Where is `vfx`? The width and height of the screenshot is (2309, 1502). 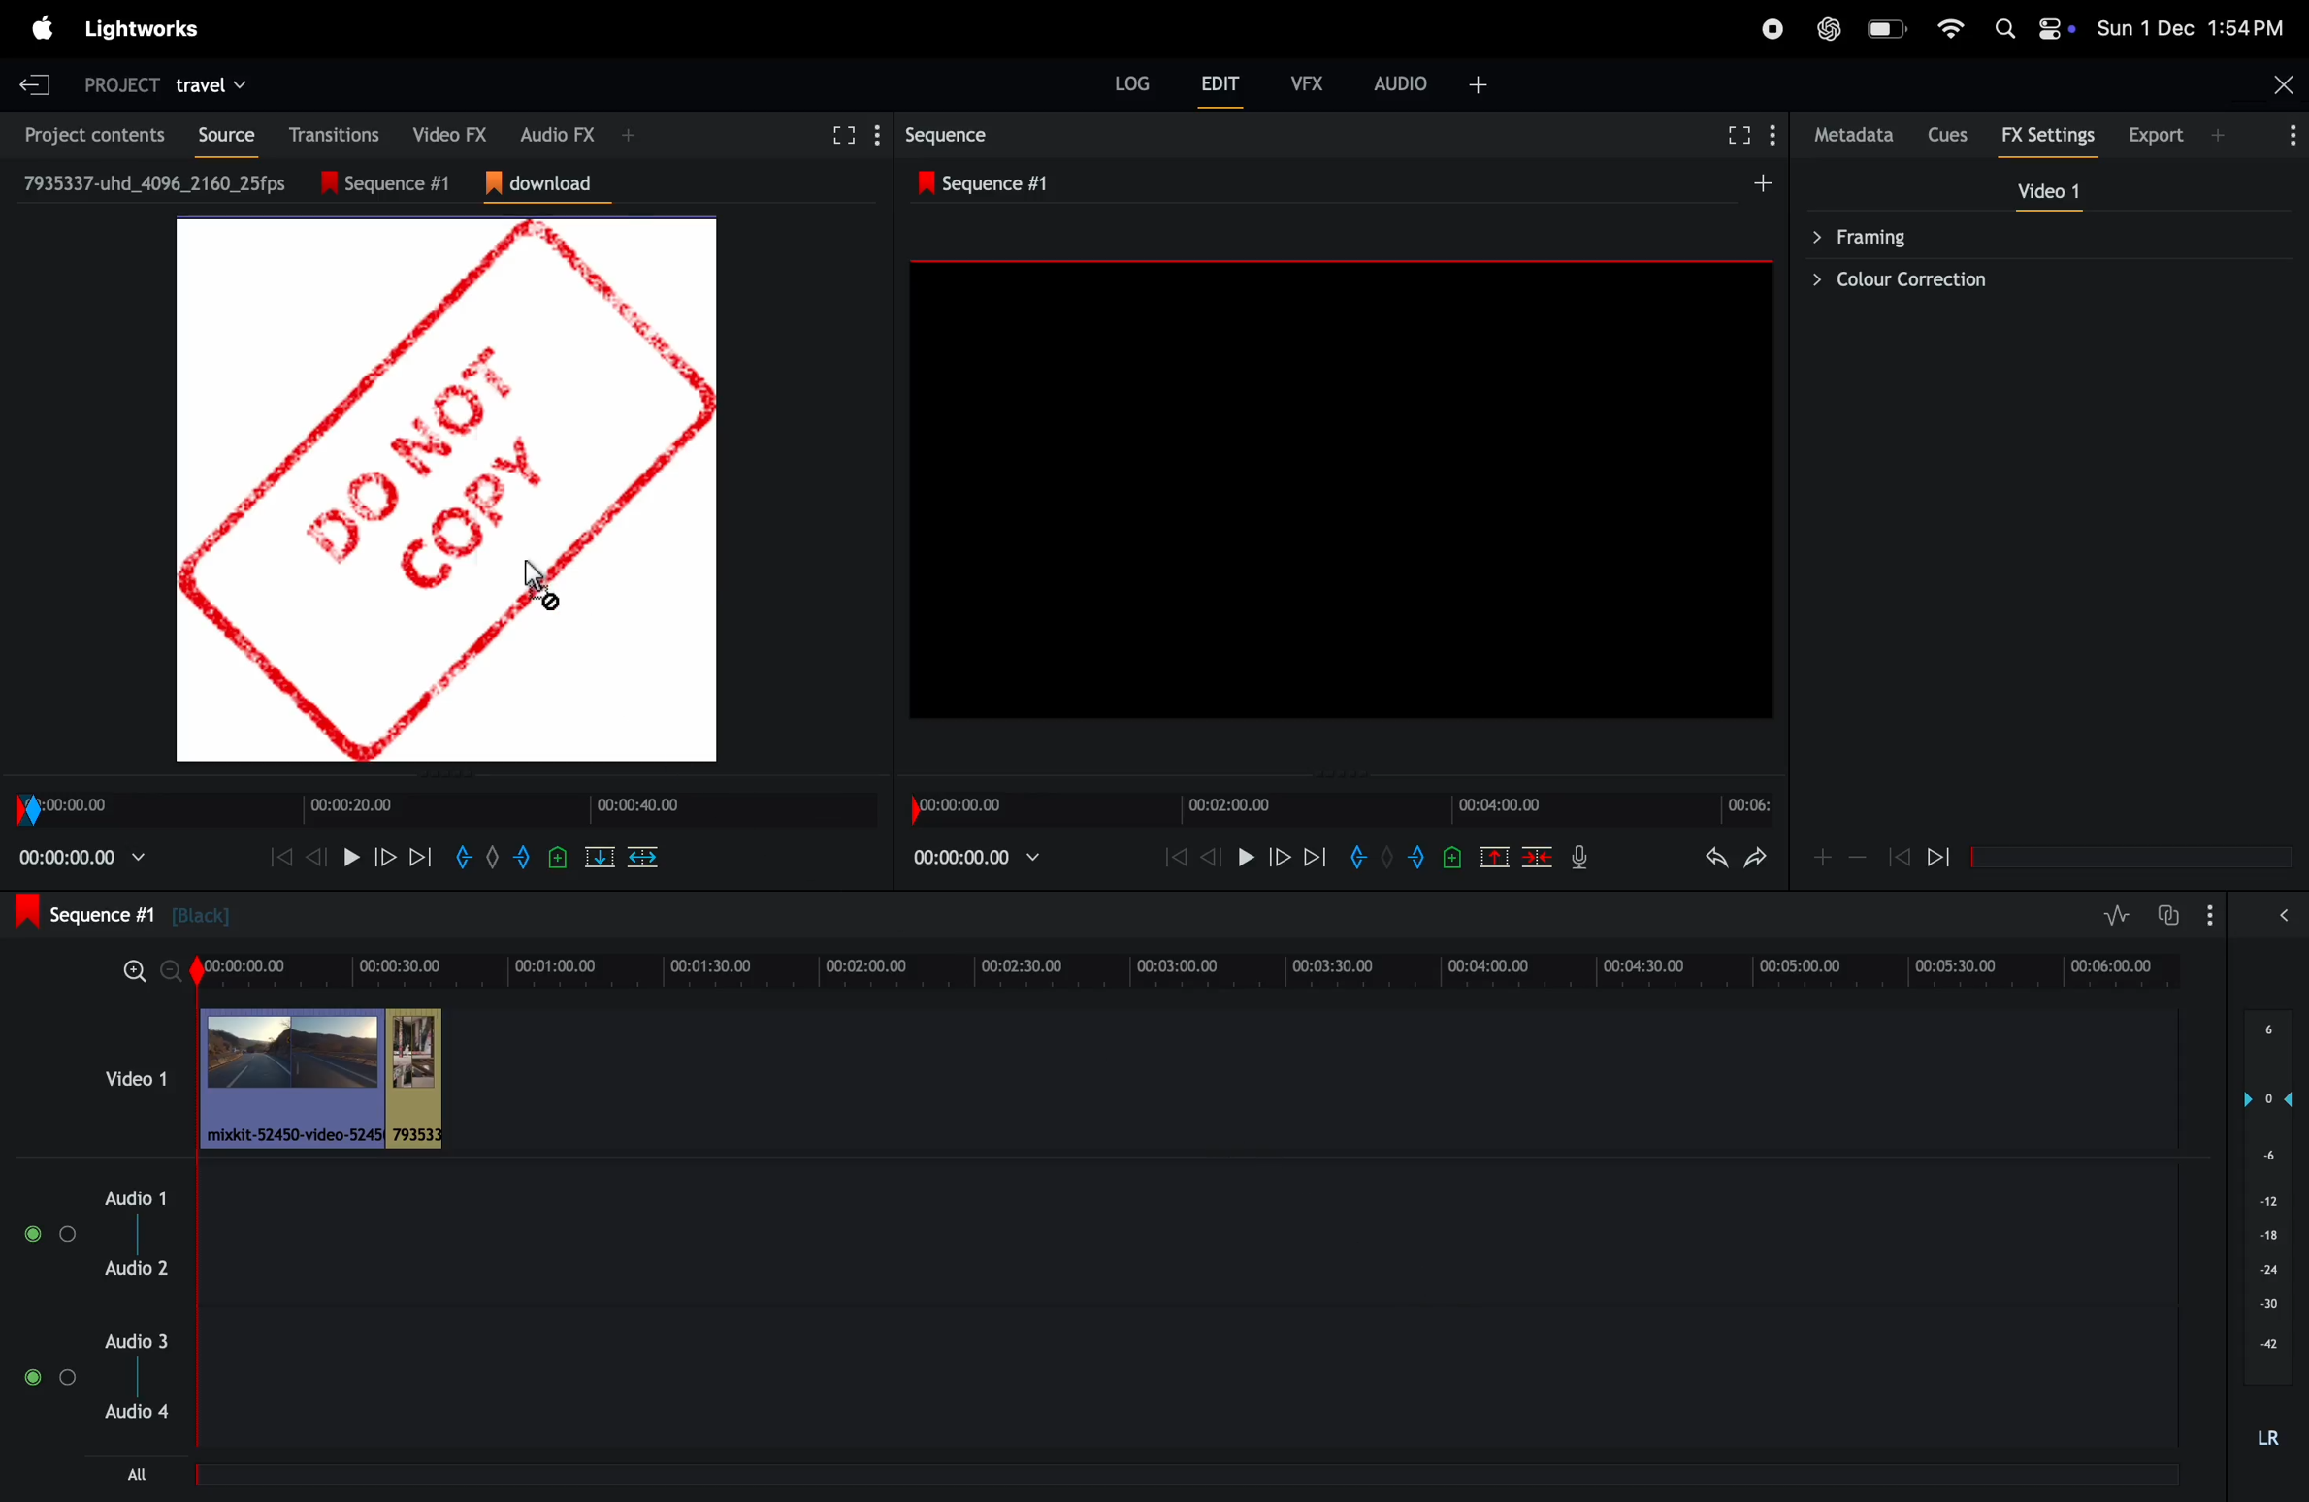
vfx is located at coordinates (1308, 83).